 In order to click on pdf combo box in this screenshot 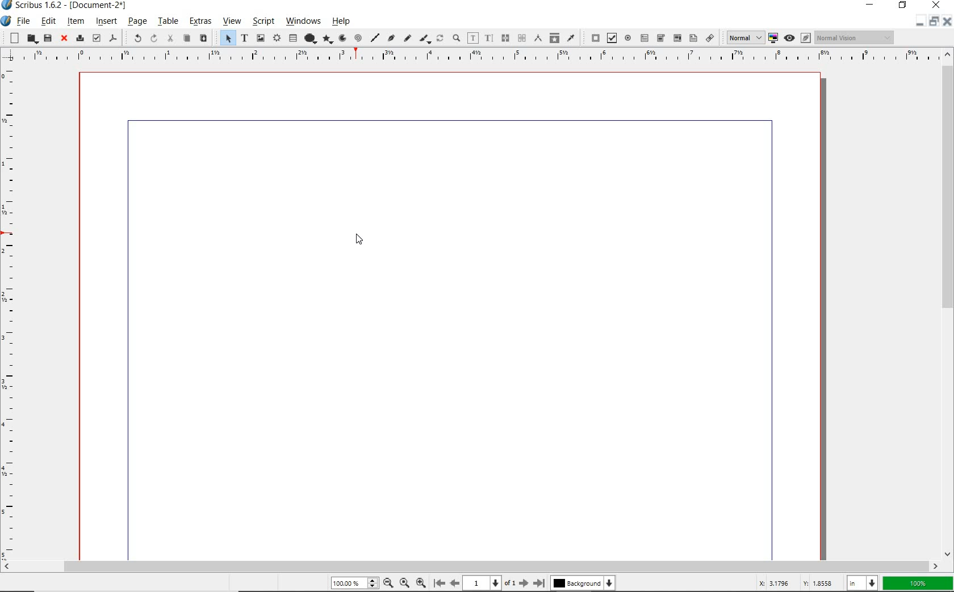, I will do `click(676, 38)`.